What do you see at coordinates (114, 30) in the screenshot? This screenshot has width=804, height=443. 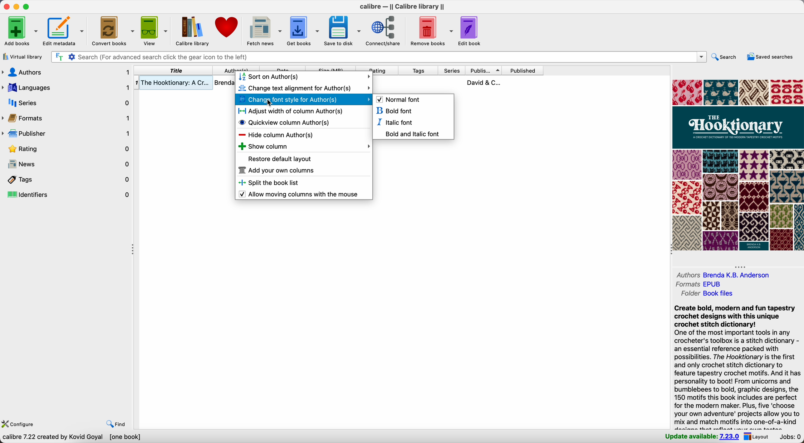 I see `convert books` at bounding box center [114, 30].